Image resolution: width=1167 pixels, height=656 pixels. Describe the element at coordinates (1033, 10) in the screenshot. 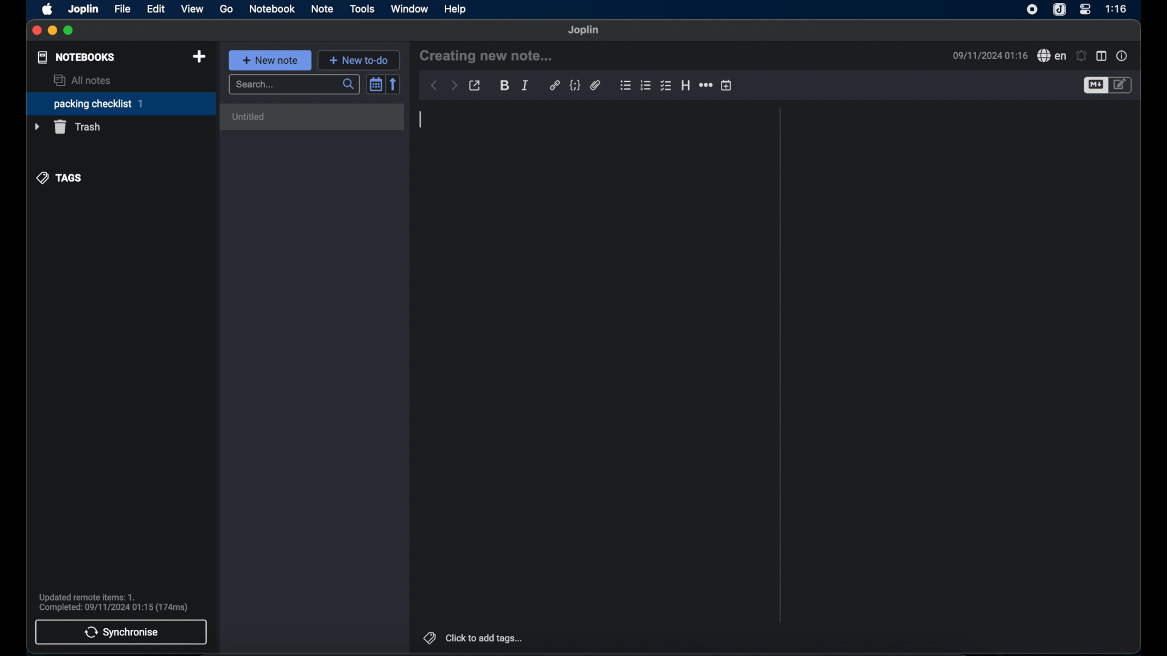

I see `screen recorder icon` at that location.